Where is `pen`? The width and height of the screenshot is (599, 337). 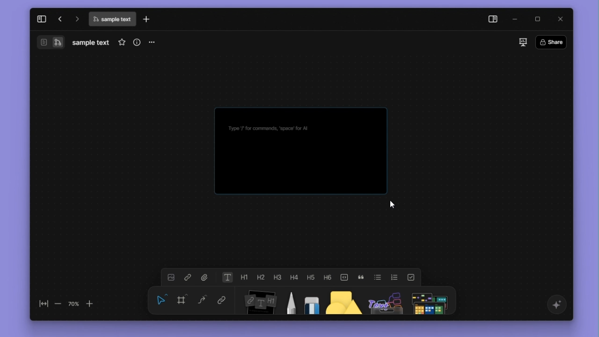 pen is located at coordinates (289, 301).